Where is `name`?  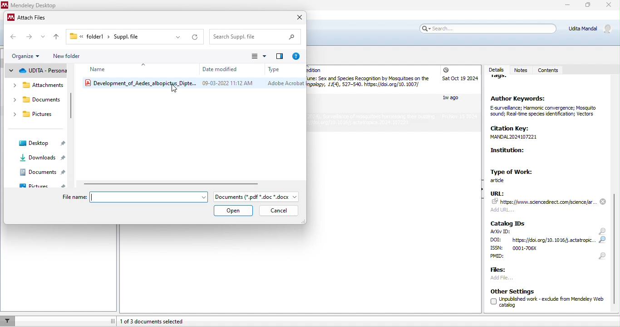 name is located at coordinates (99, 69).